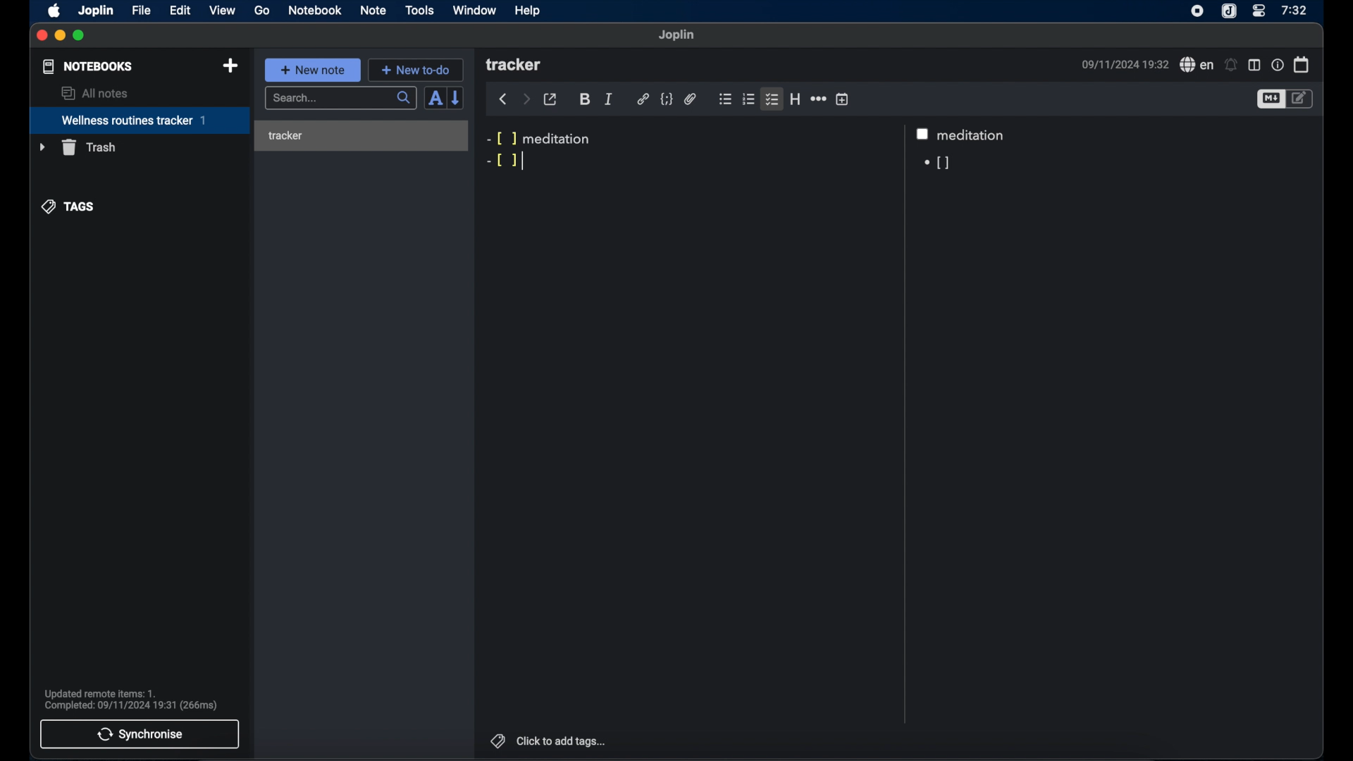 This screenshot has height=761, width=1353. Describe the element at coordinates (139, 121) in the screenshot. I see `wellness routines tracker 1` at that location.